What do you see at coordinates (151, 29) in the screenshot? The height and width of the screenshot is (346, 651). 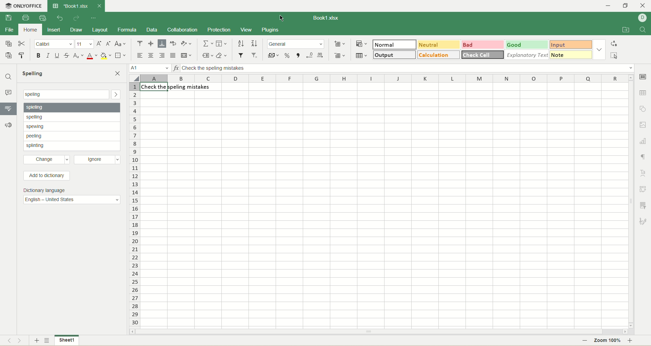 I see `data` at bounding box center [151, 29].